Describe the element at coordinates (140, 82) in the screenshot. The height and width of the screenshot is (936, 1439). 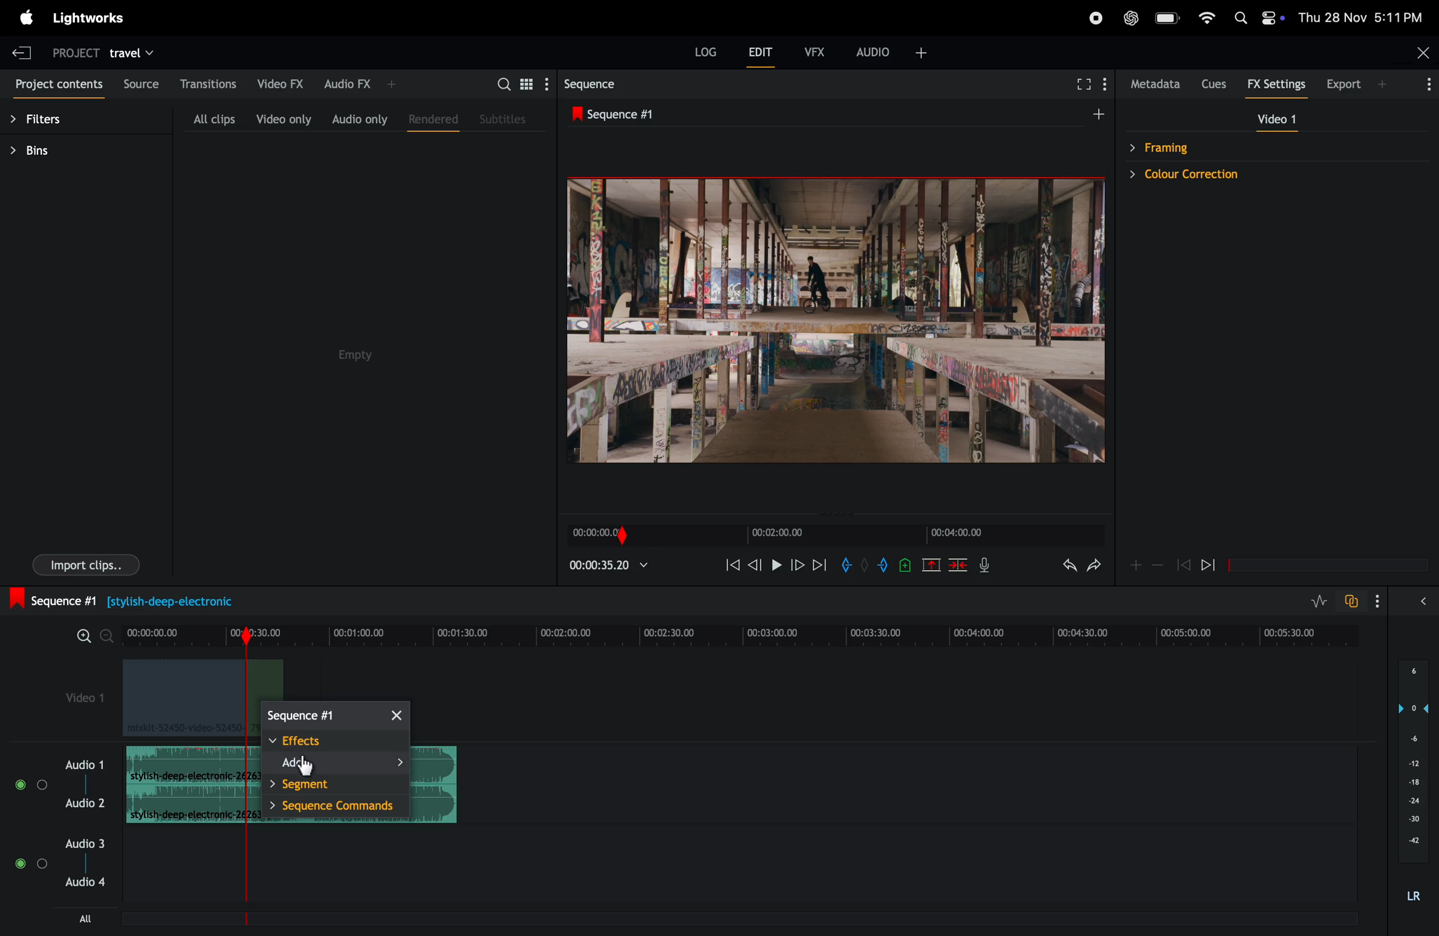
I see `source` at that location.